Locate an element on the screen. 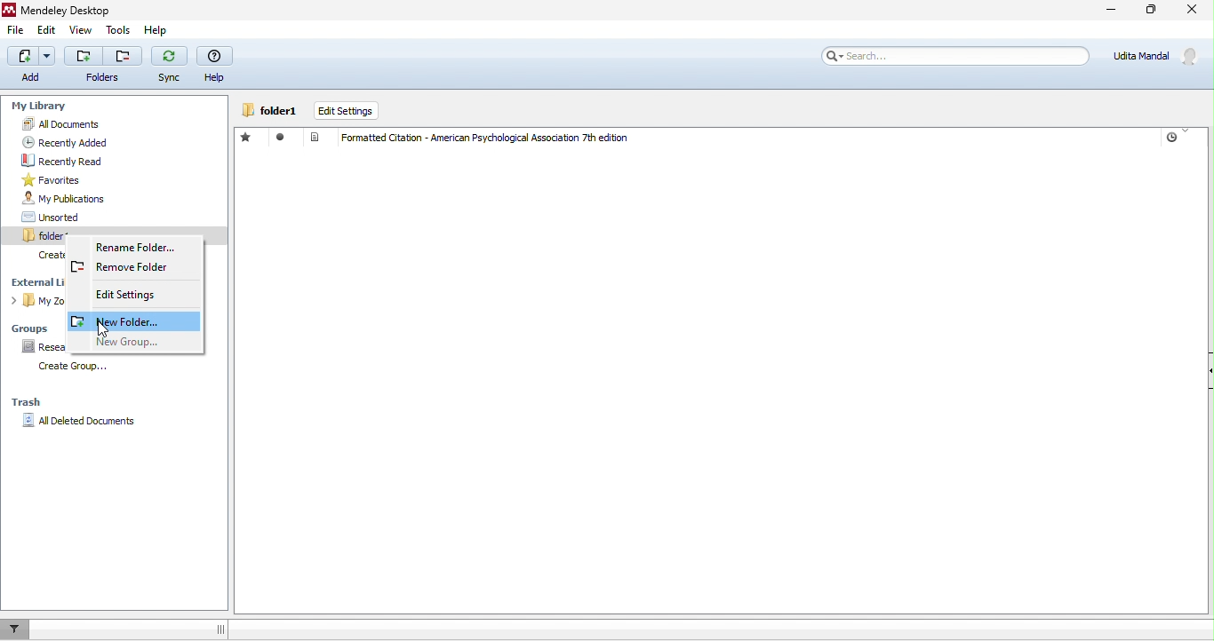 This screenshot has width=1214, height=641. help is located at coordinates (156, 30).